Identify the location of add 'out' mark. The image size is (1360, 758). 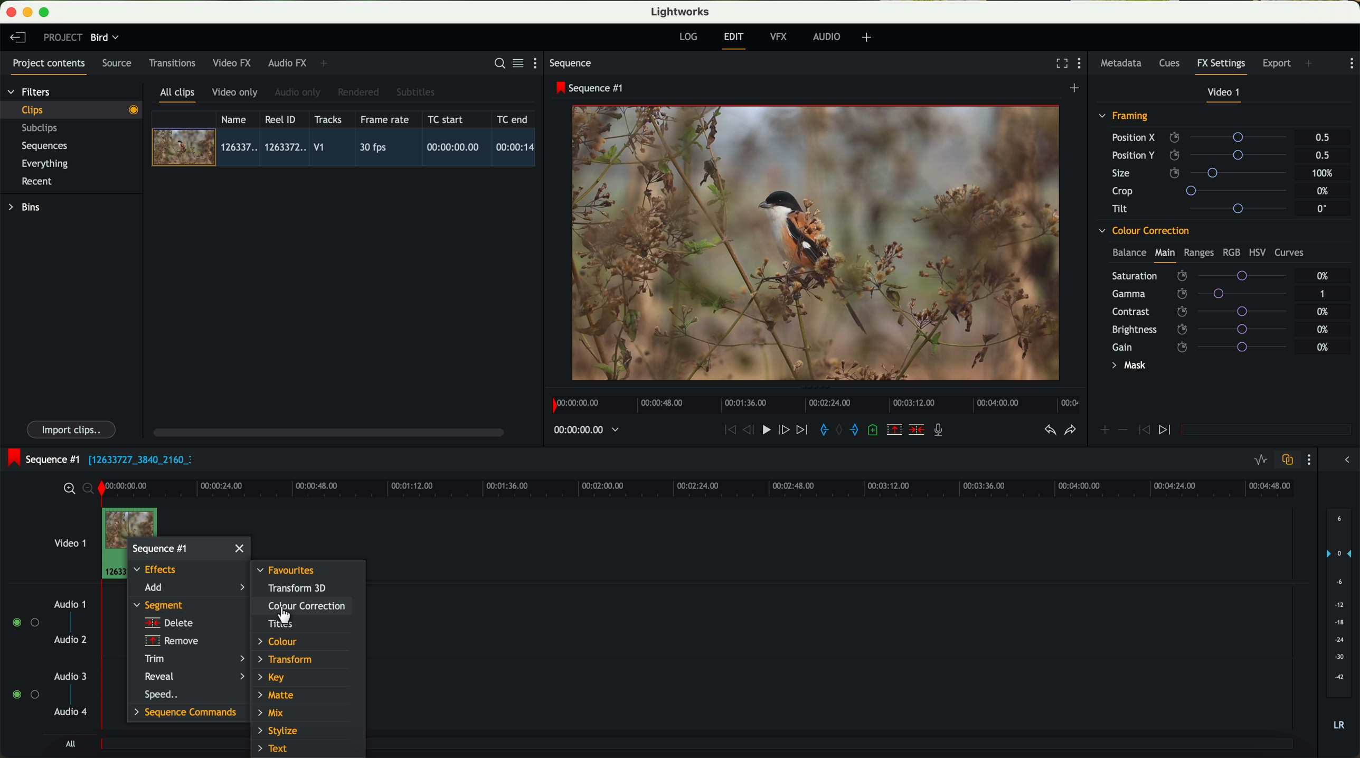
(860, 429).